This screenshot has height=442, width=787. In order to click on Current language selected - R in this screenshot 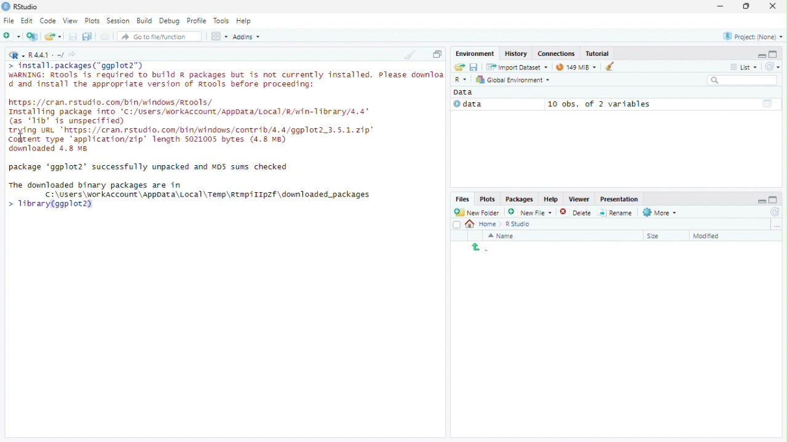, I will do `click(15, 55)`.